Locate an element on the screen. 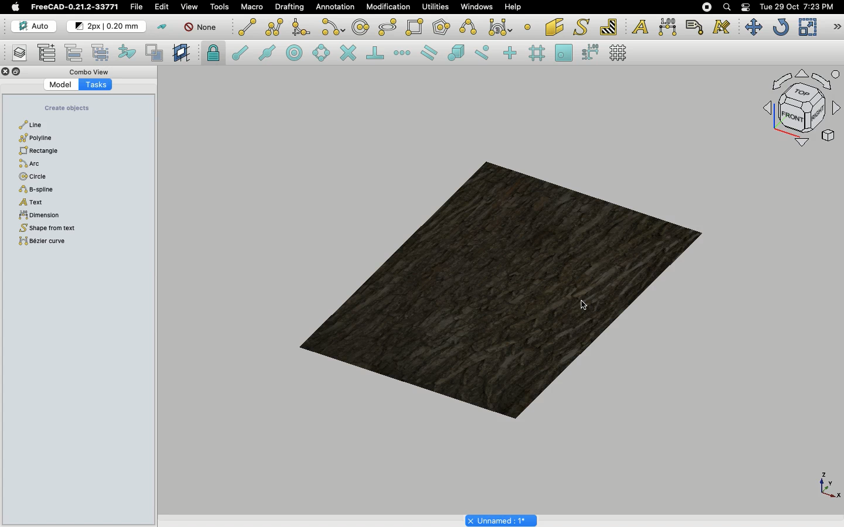  Navigation styles is located at coordinates (799, 110).